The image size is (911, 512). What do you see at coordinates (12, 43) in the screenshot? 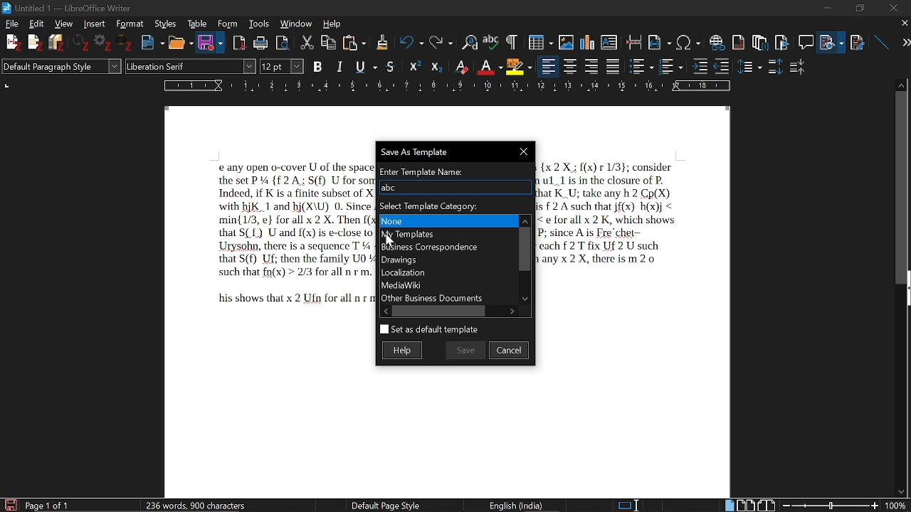
I see `New File` at bounding box center [12, 43].